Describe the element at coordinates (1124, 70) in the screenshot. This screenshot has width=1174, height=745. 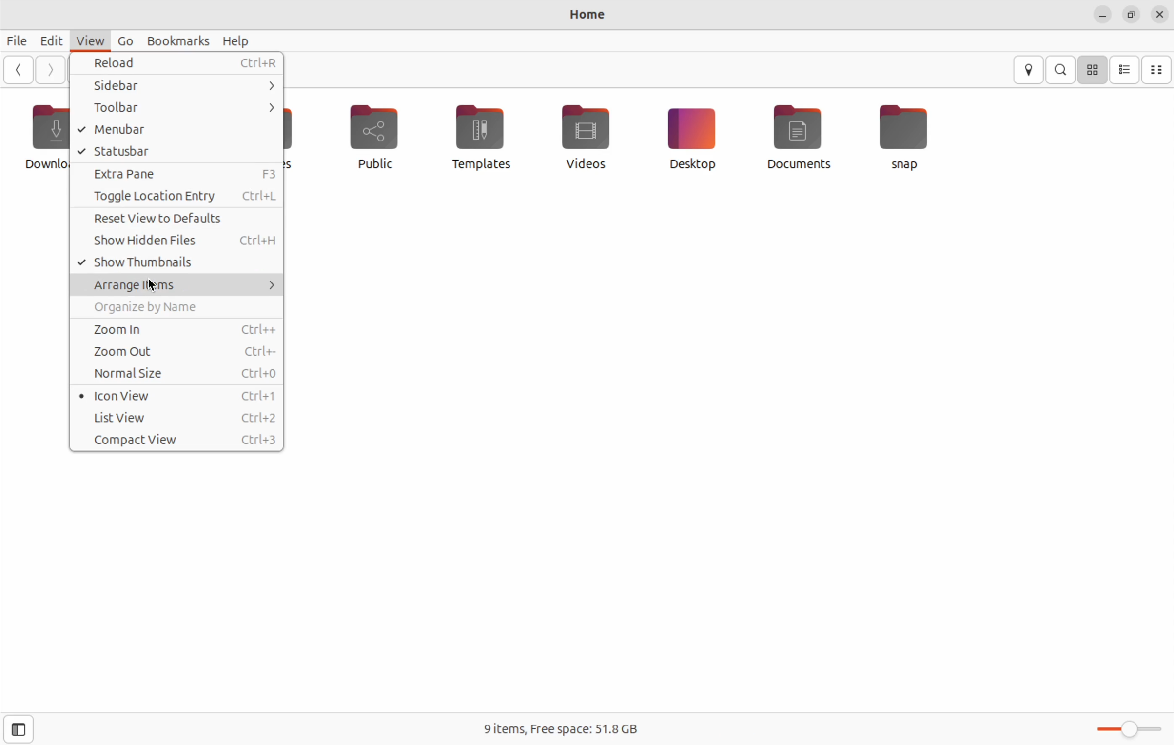
I see `list view` at that location.